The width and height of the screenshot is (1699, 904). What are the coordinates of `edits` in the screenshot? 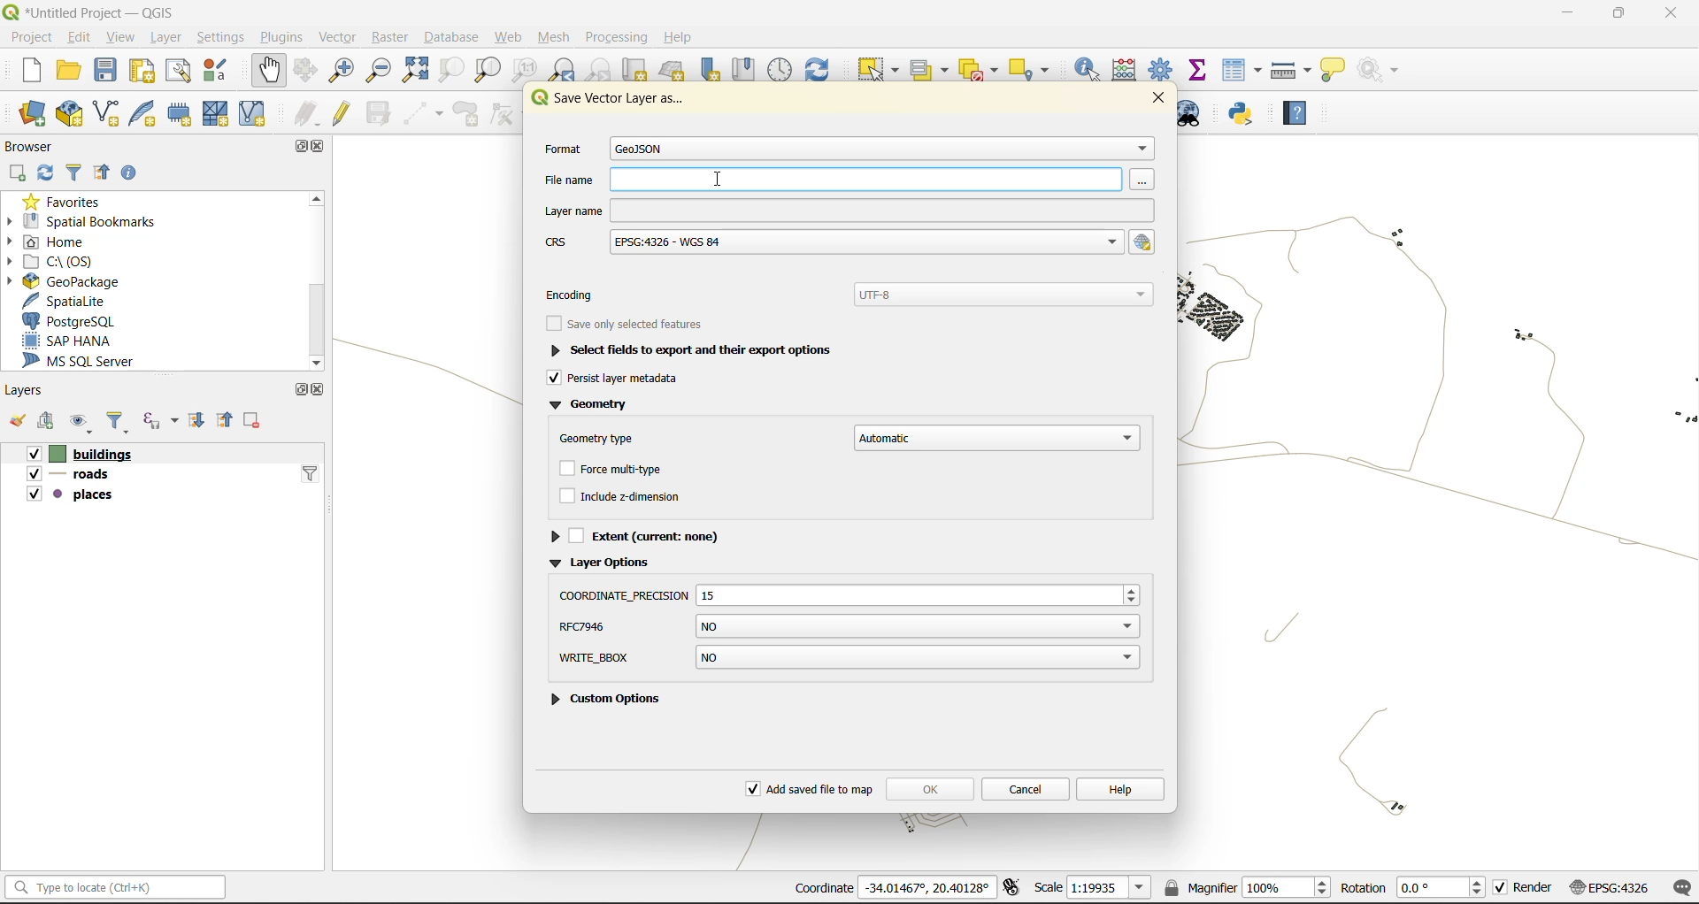 It's located at (307, 111).